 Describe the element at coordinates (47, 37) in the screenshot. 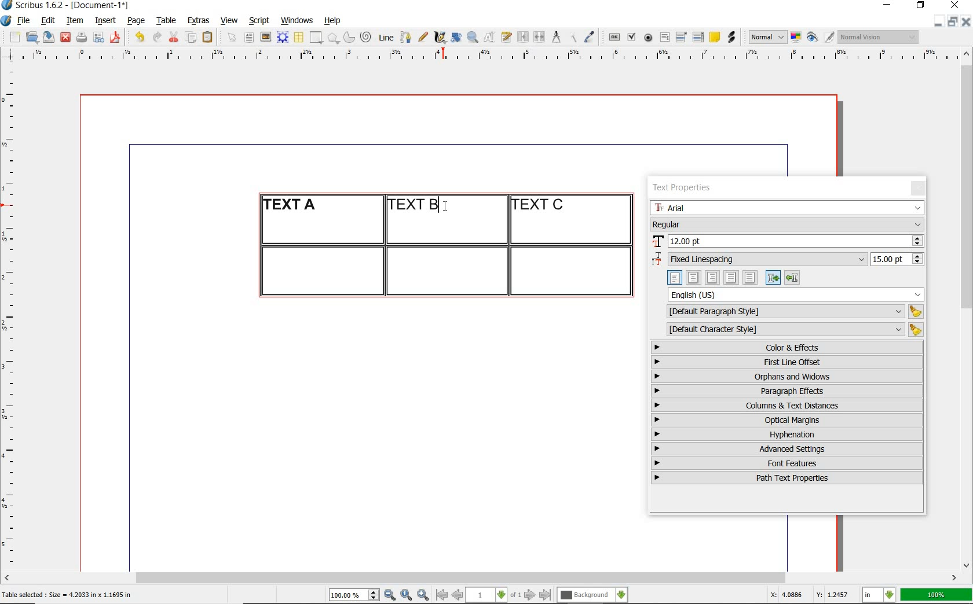

I see `save` at that location.